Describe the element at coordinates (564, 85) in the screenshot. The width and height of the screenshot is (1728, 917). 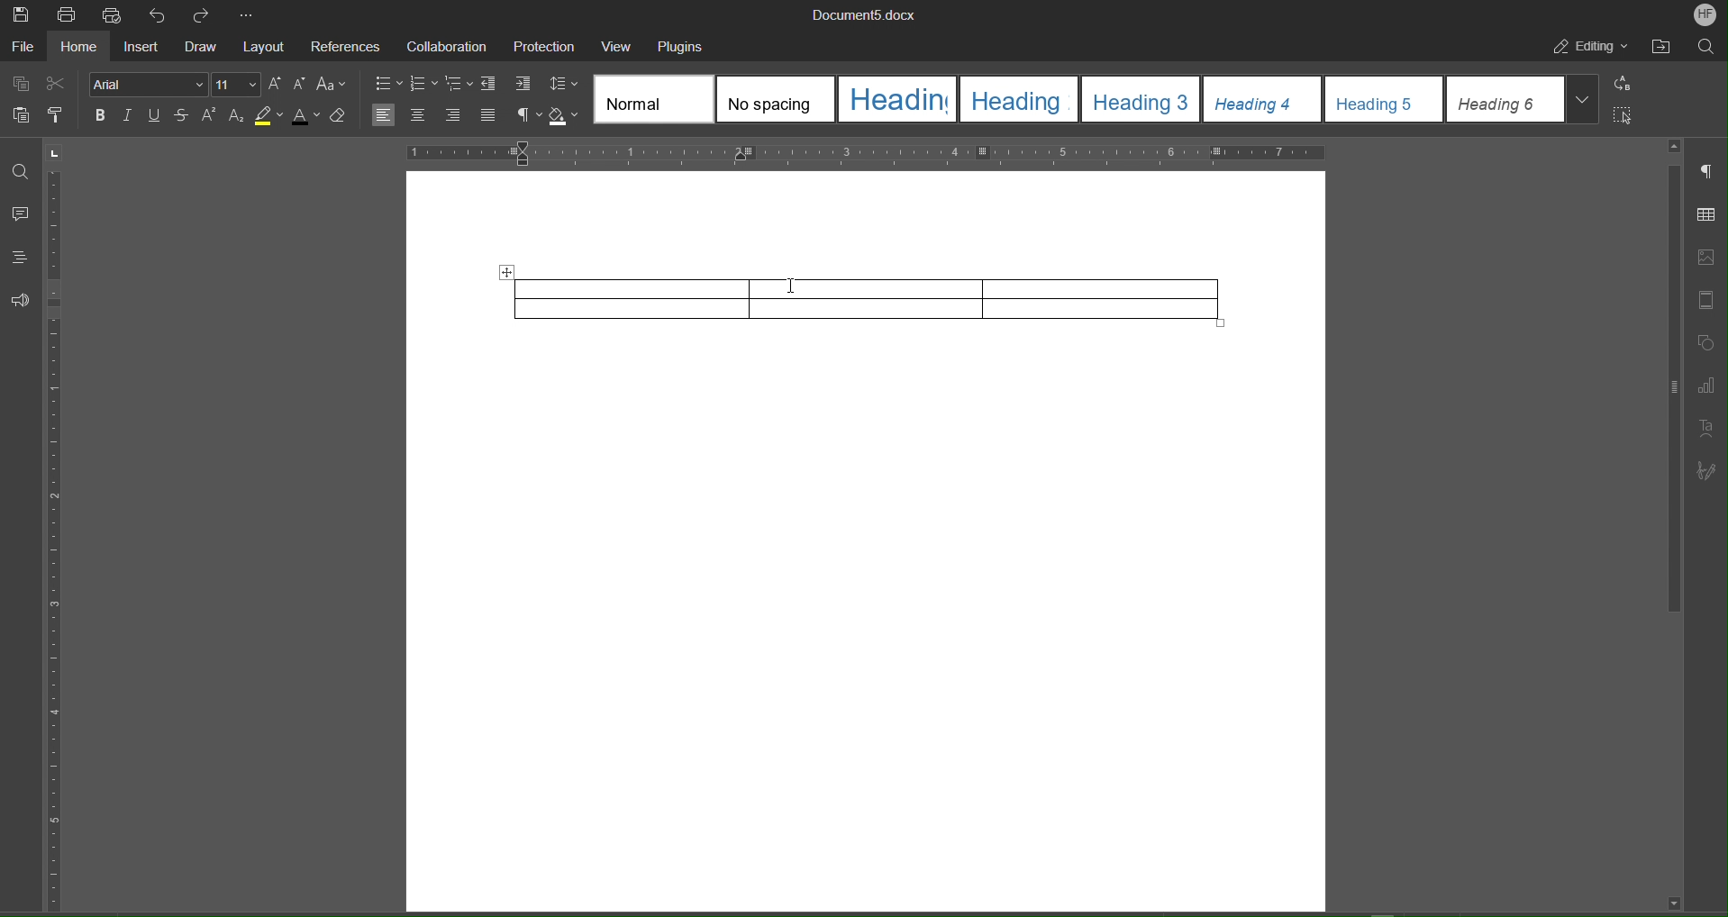
I see `Line Spacing` at that location.